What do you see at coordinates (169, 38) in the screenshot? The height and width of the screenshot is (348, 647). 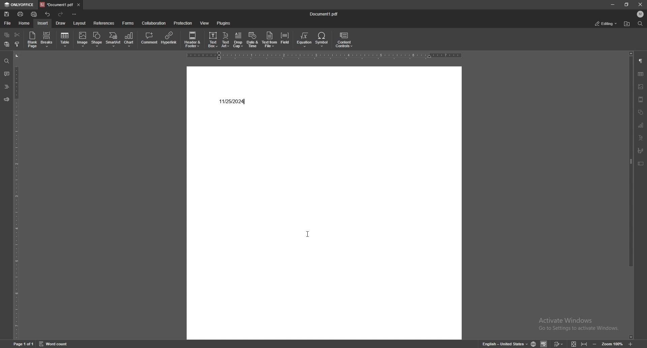 I see `hyperlink` at bounding box center [169, 38].